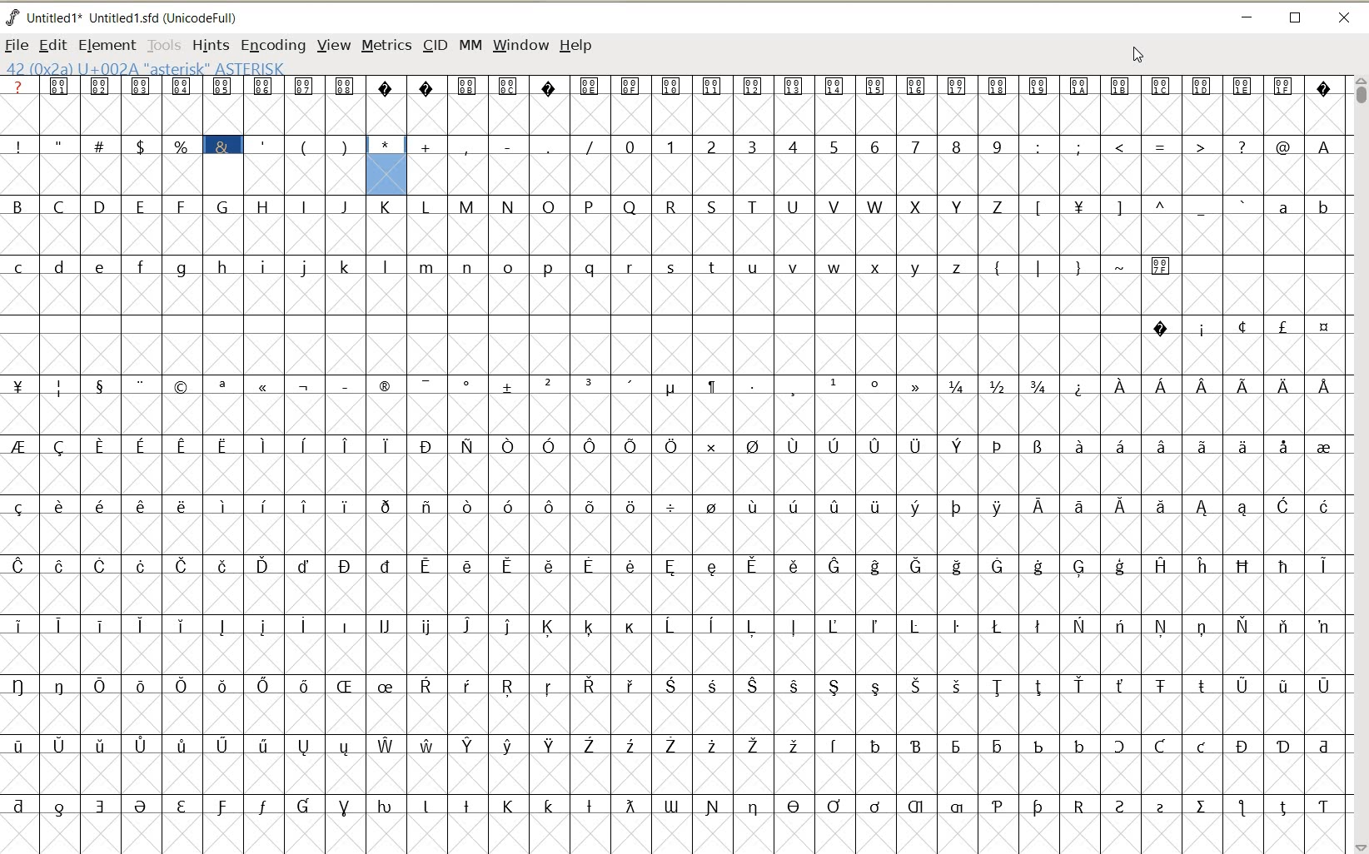 The image size is (1369, 854). I want to click on GLYPHY CHARACTERS & NUMBERS, so click(878, 464).